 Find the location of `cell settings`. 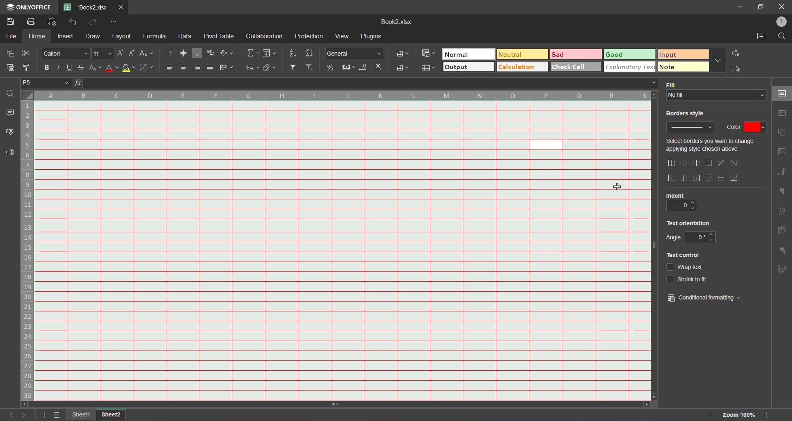

cell settings is located at coordinates (783, 95).